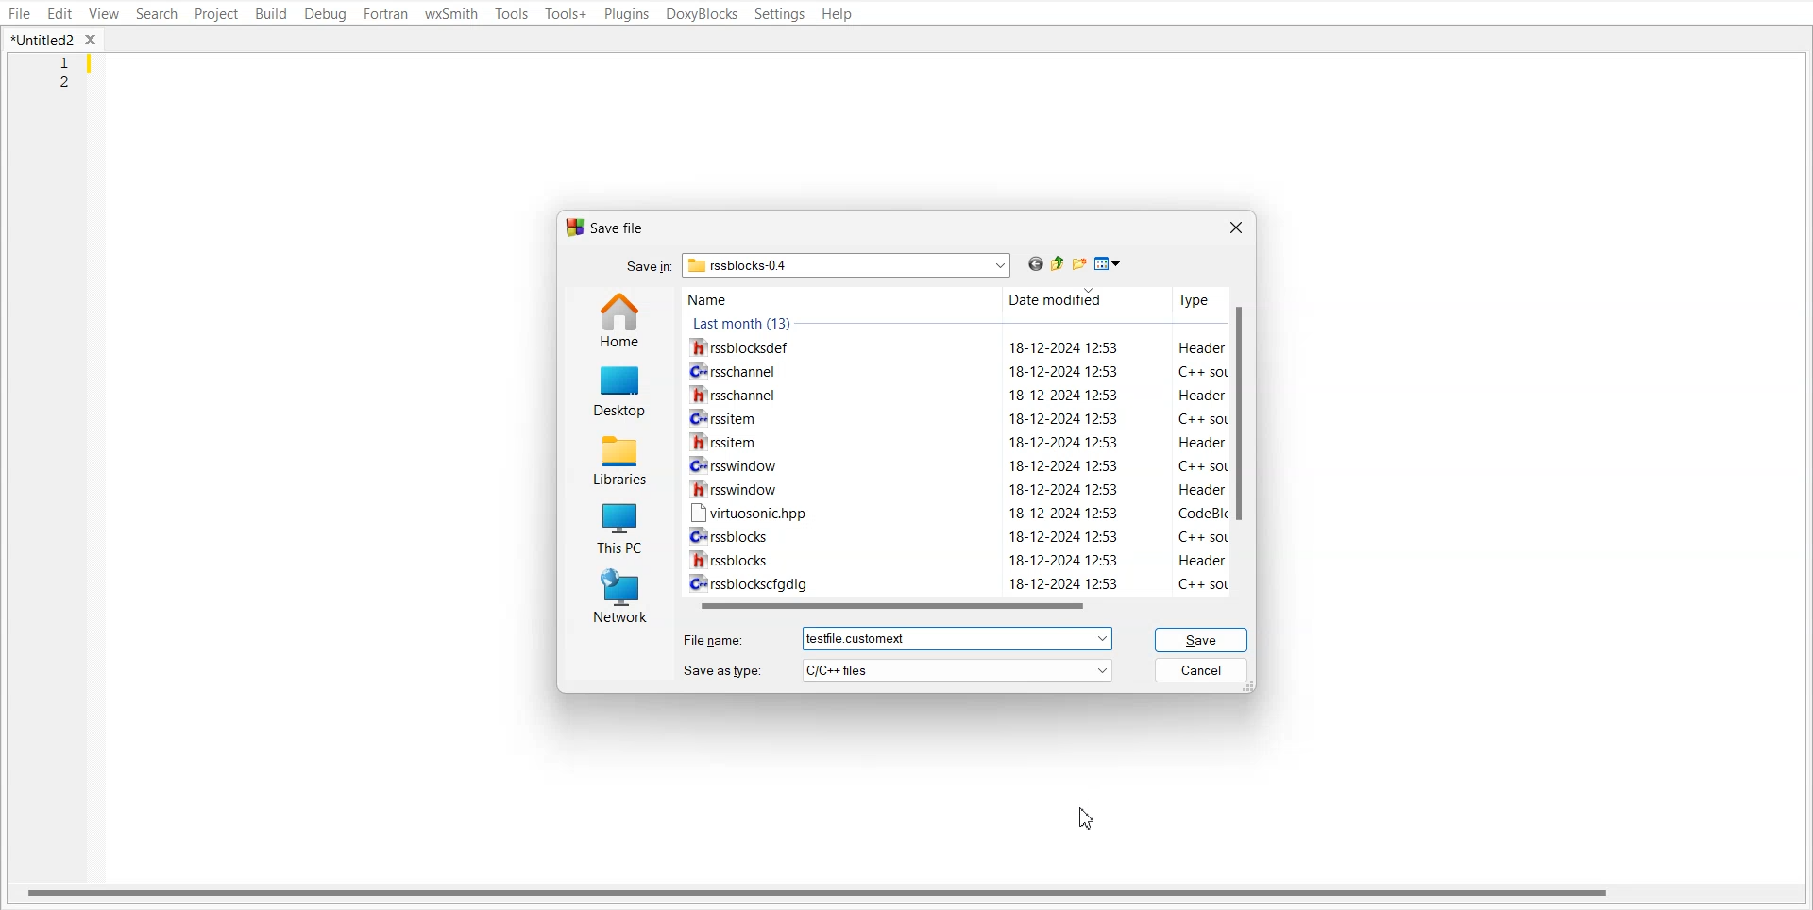 This screenshot has width=1813, height=910. I want to click on Folder, so click(55, 39).